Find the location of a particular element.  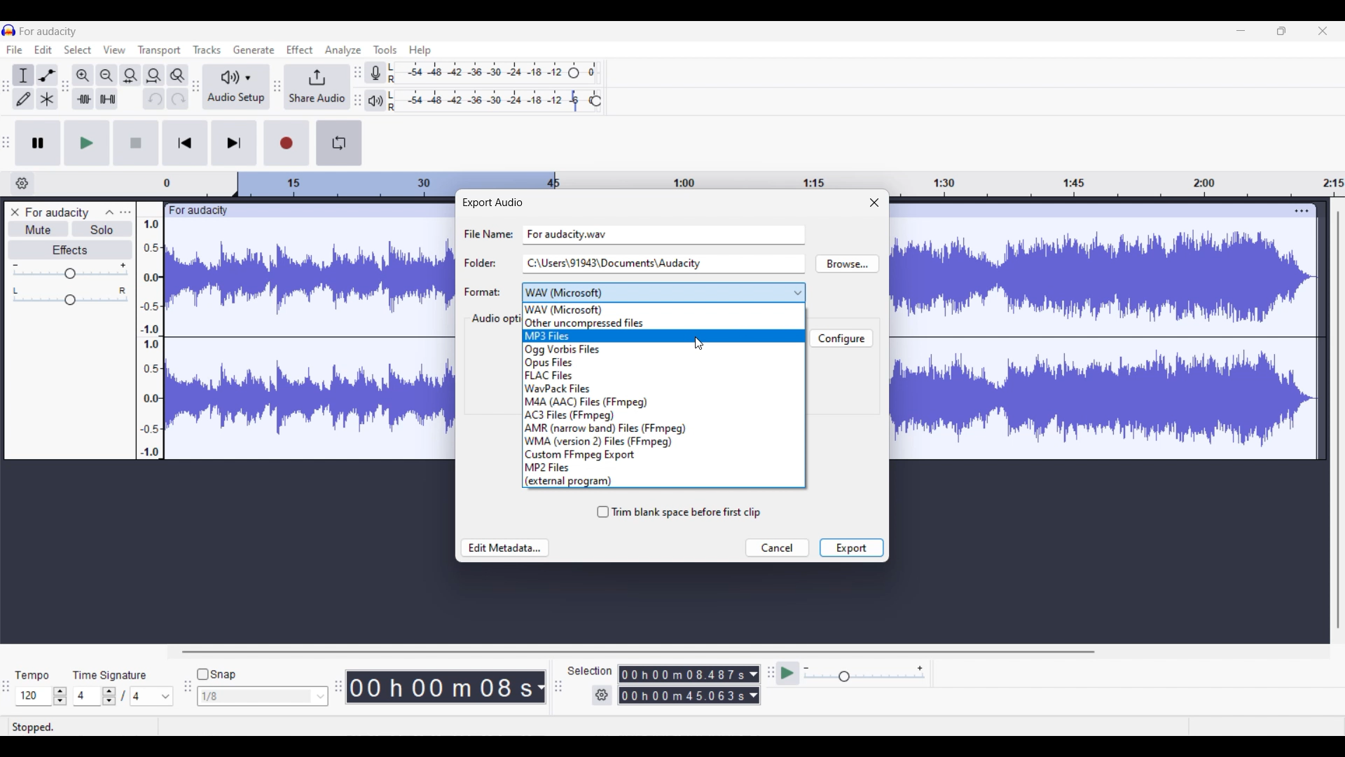

Tracks menu is located at coordinates (207, 50).